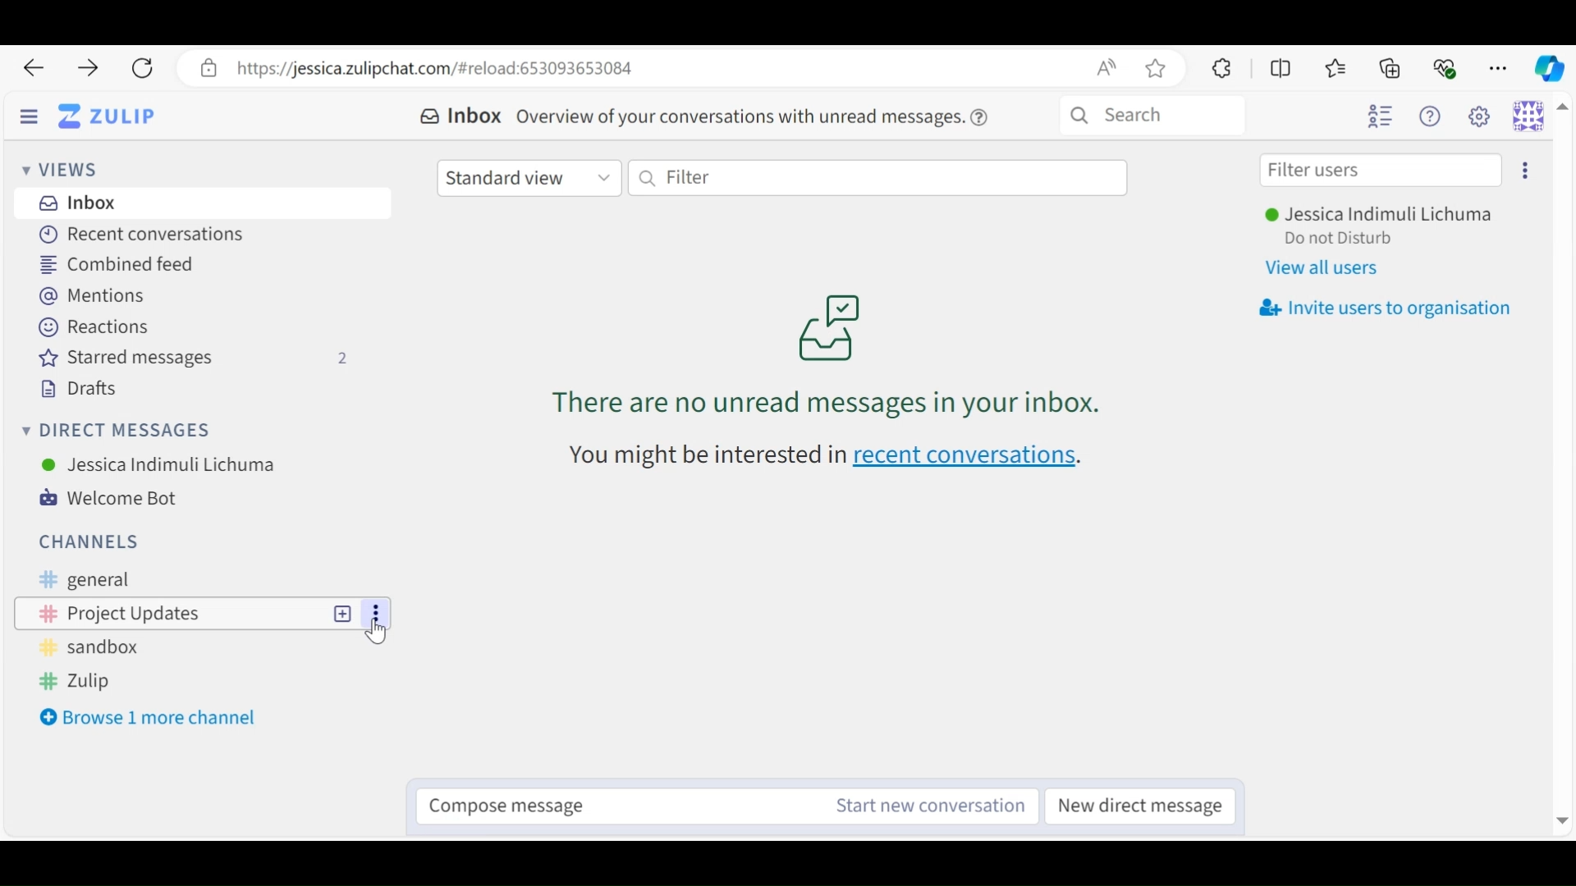 This screenshot has width=1576, height=886. Describe the element at coordinates (1336, 68) in the screenshot. I see `Favorites` at that location.